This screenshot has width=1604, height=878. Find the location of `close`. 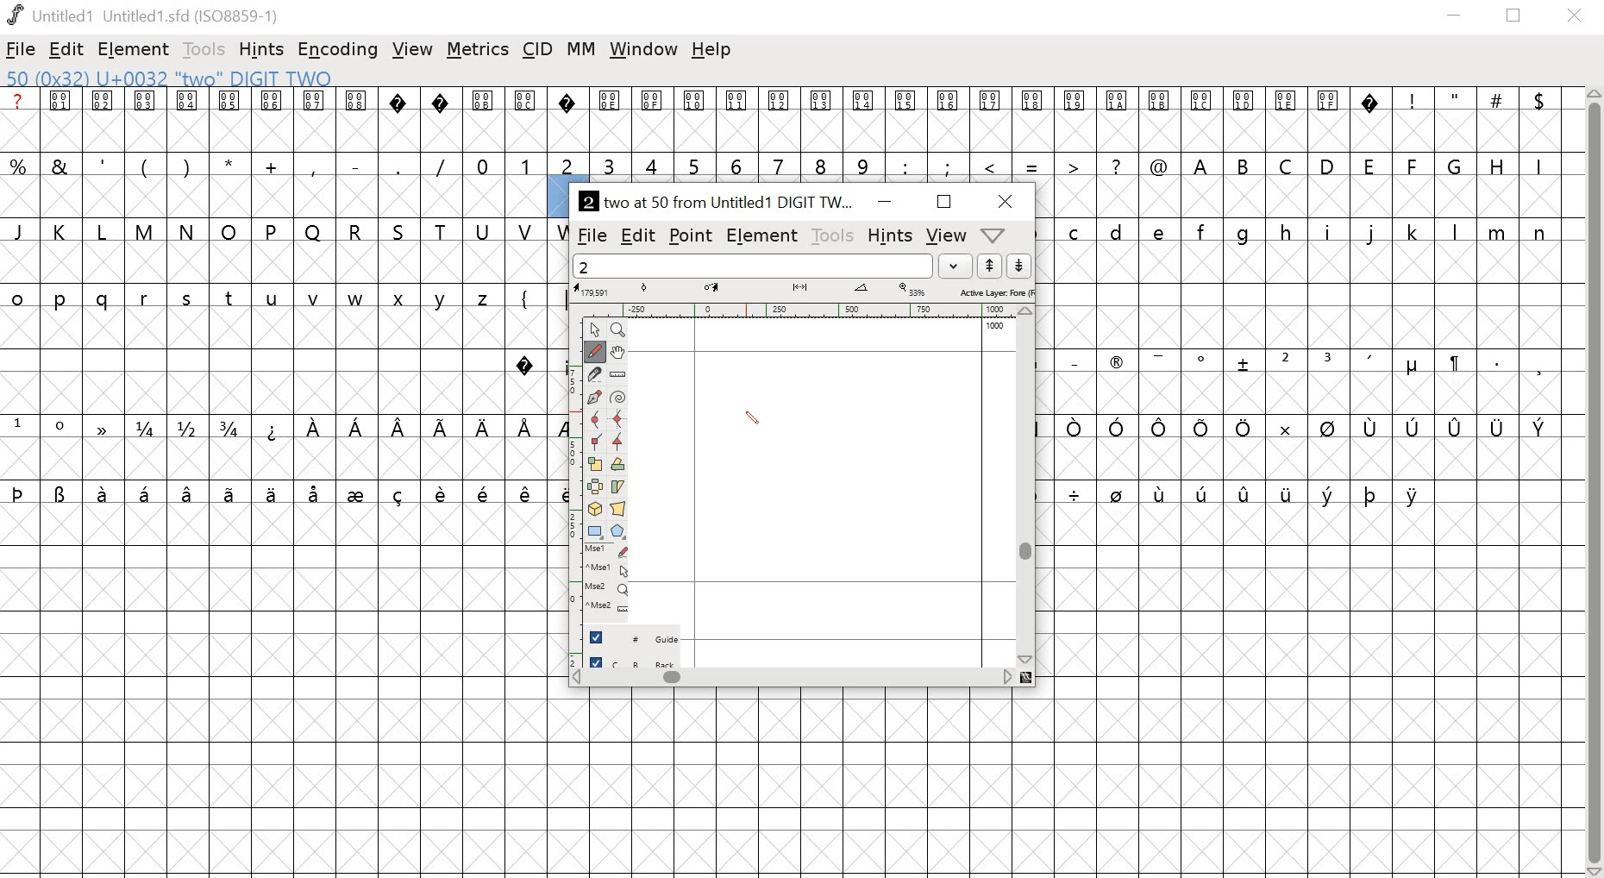

close is located at coordinates (1006, 201).